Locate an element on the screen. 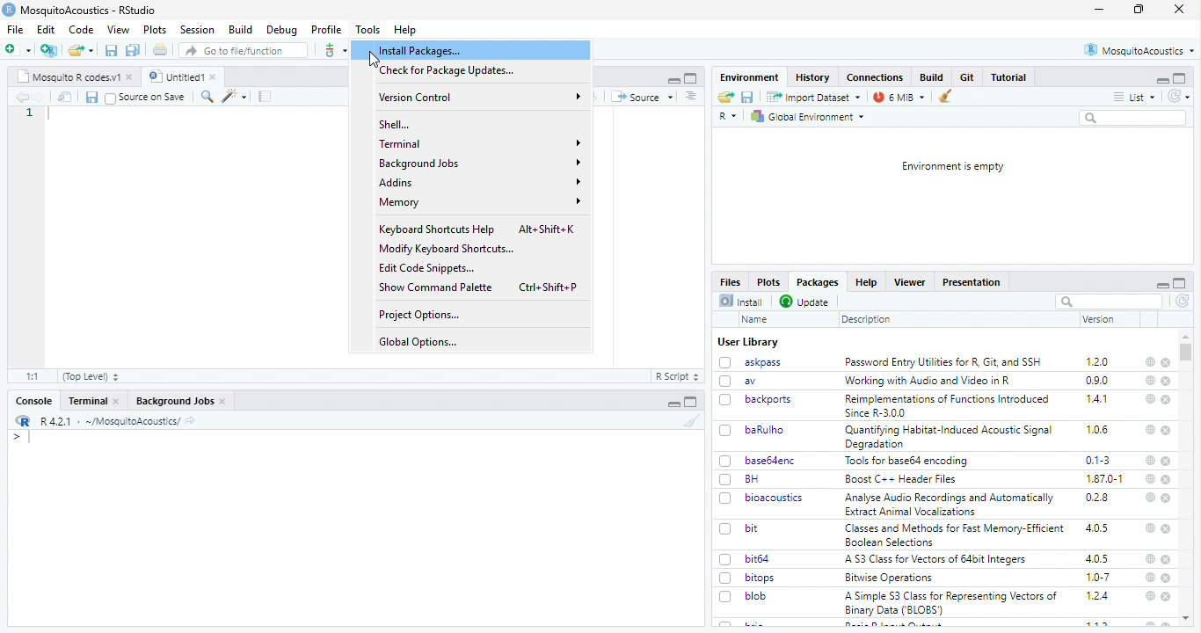 The width and height of the screenshot is (1201, 633). tool is located at coordinates (334, 50).